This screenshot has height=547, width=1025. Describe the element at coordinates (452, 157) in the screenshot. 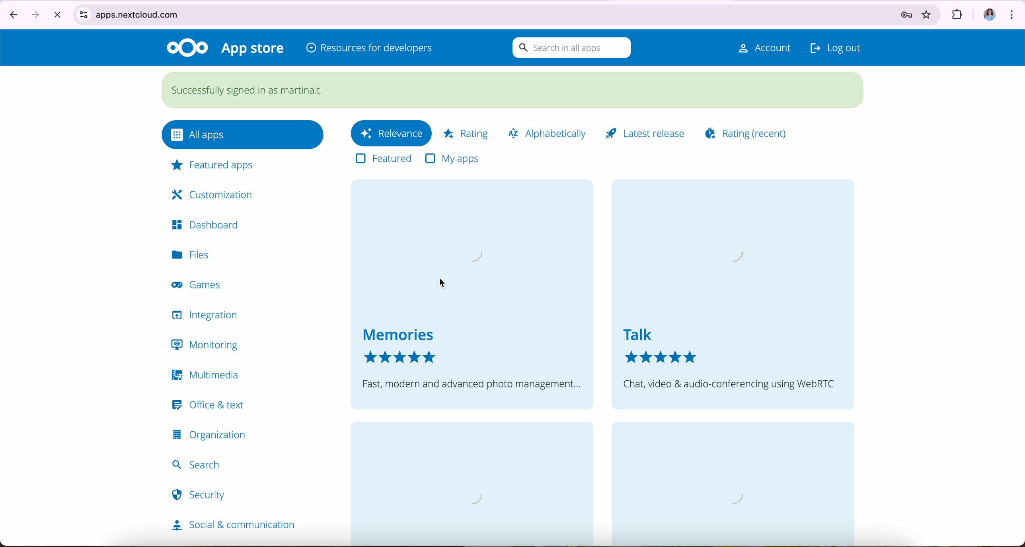

I see `my apps` at that location.